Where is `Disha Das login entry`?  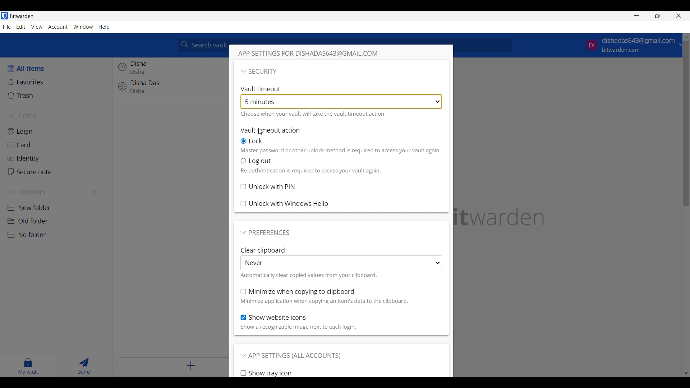 Disha Das login entry is located at coordinates (171, 90).